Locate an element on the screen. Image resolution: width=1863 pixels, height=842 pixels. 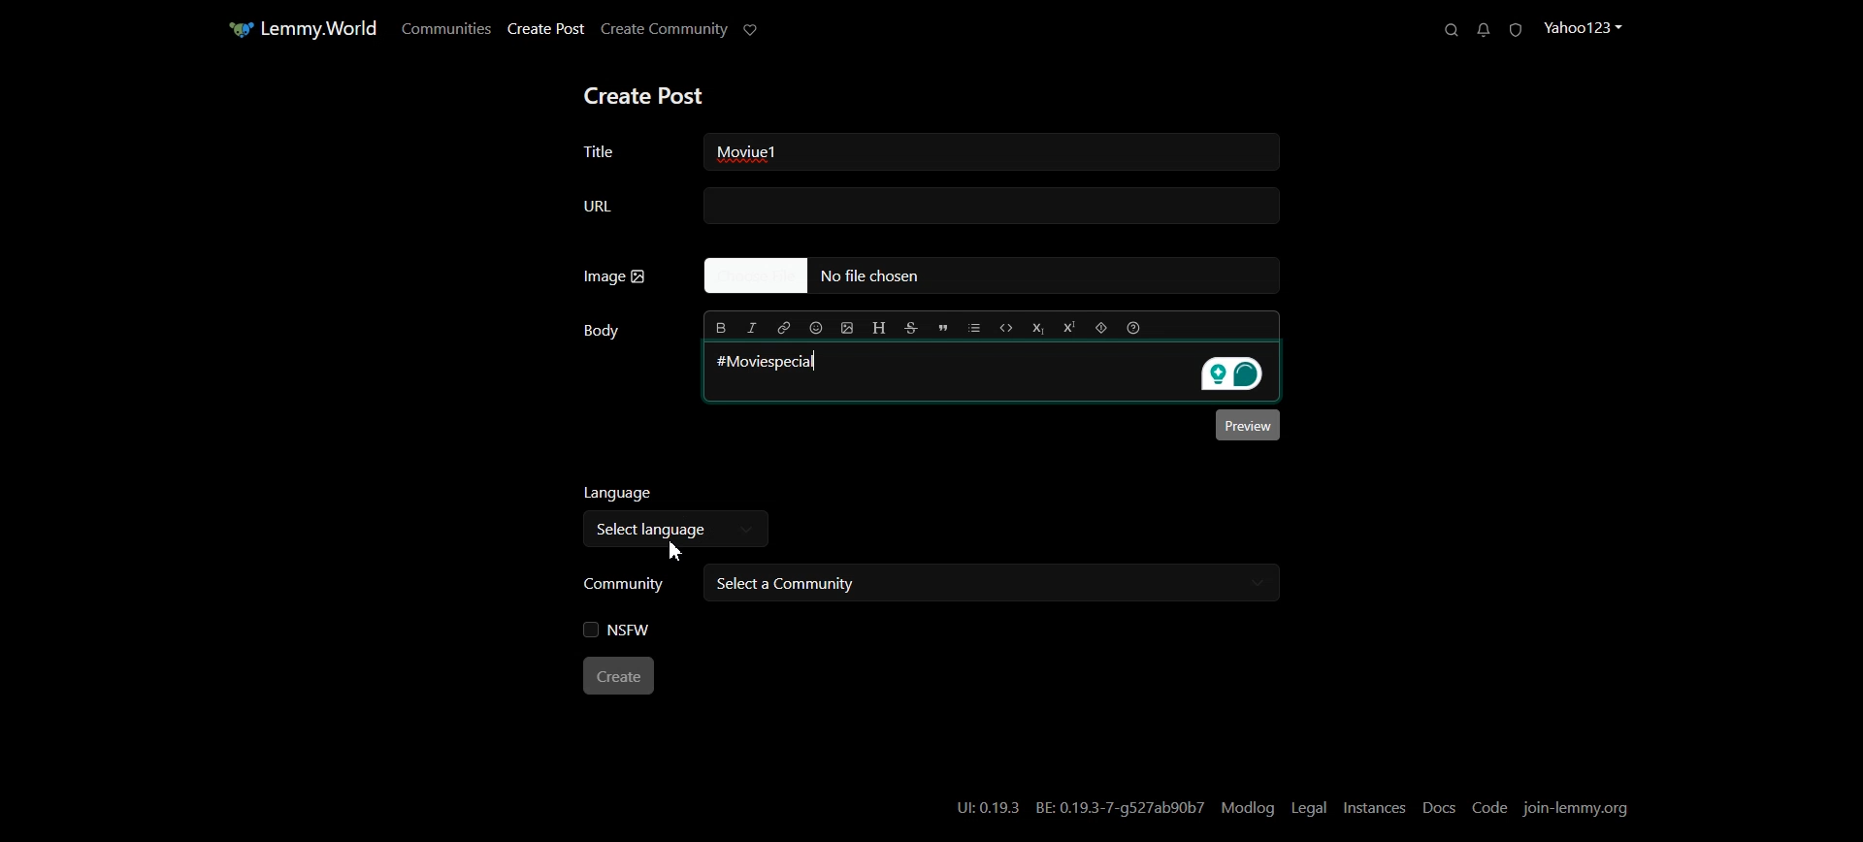
Cursor is located at coordinates (671, 550).